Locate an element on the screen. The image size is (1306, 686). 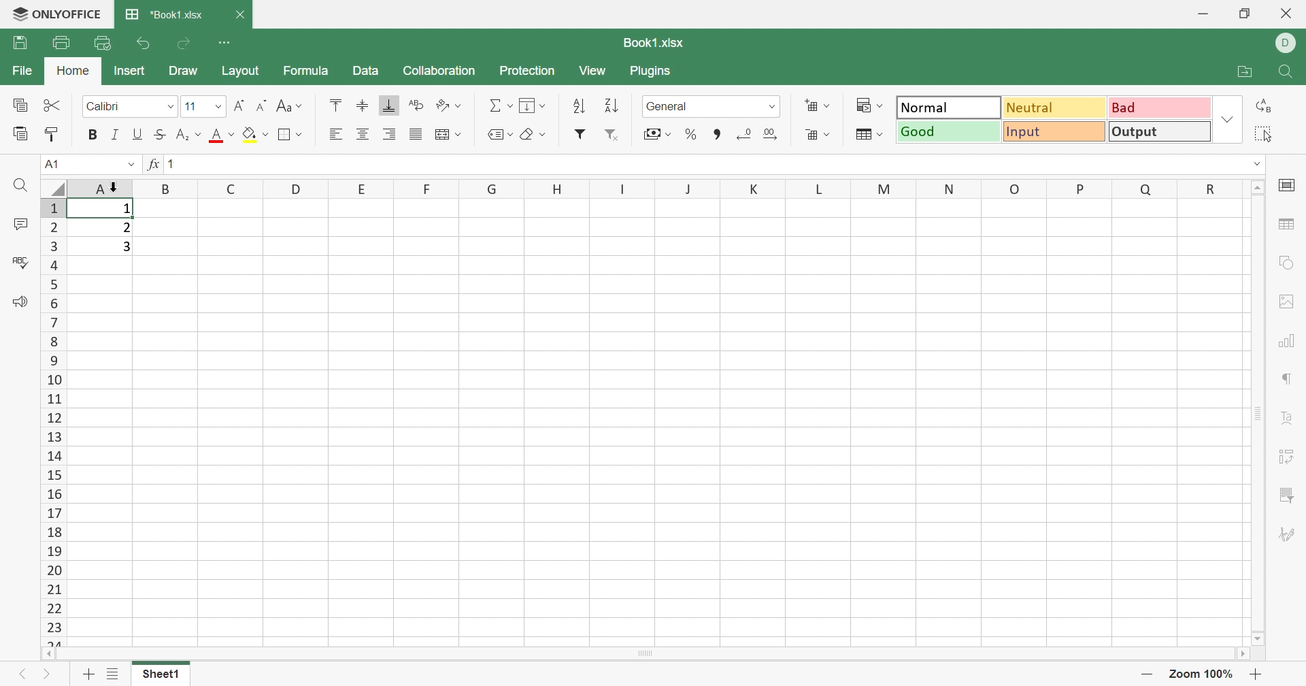
Print file is located at coordinates (62, 43).